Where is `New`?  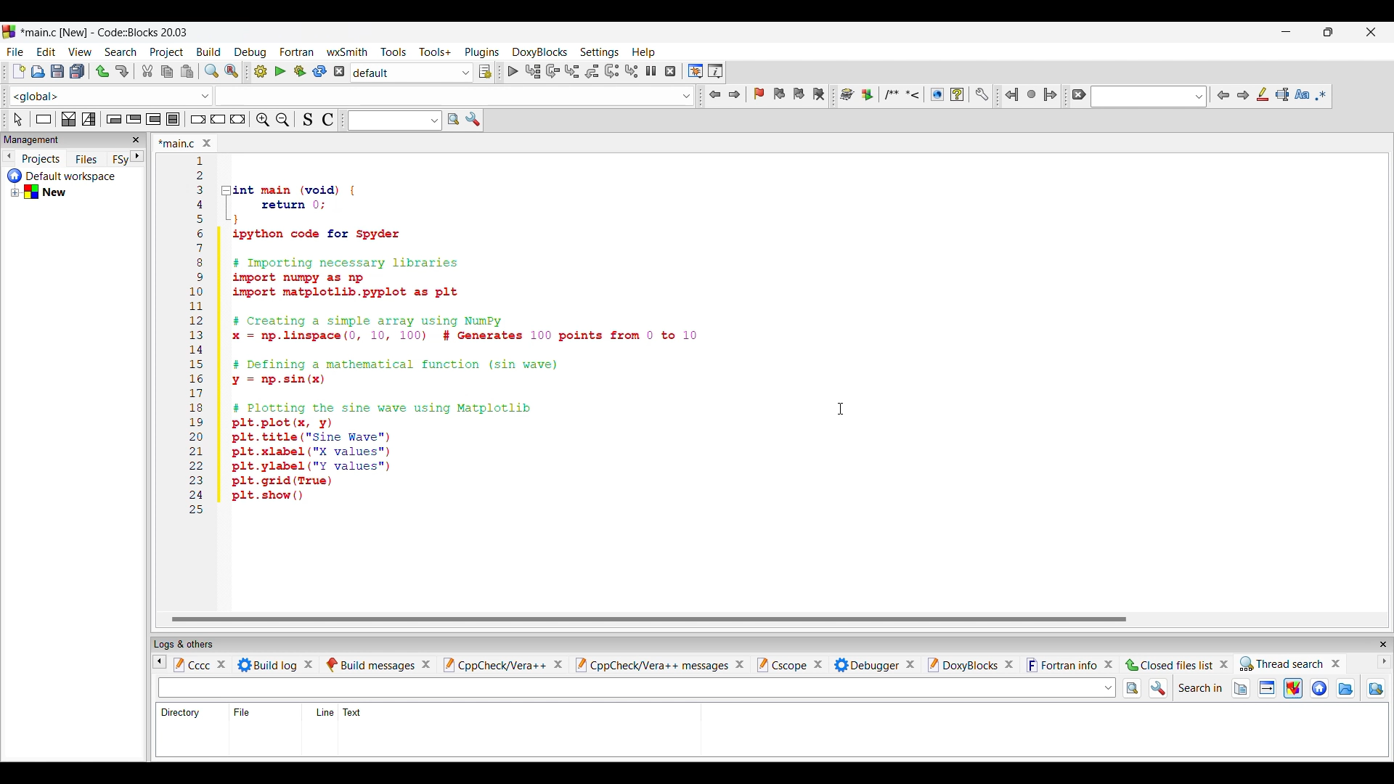 New is located at coordinates (46, 192).